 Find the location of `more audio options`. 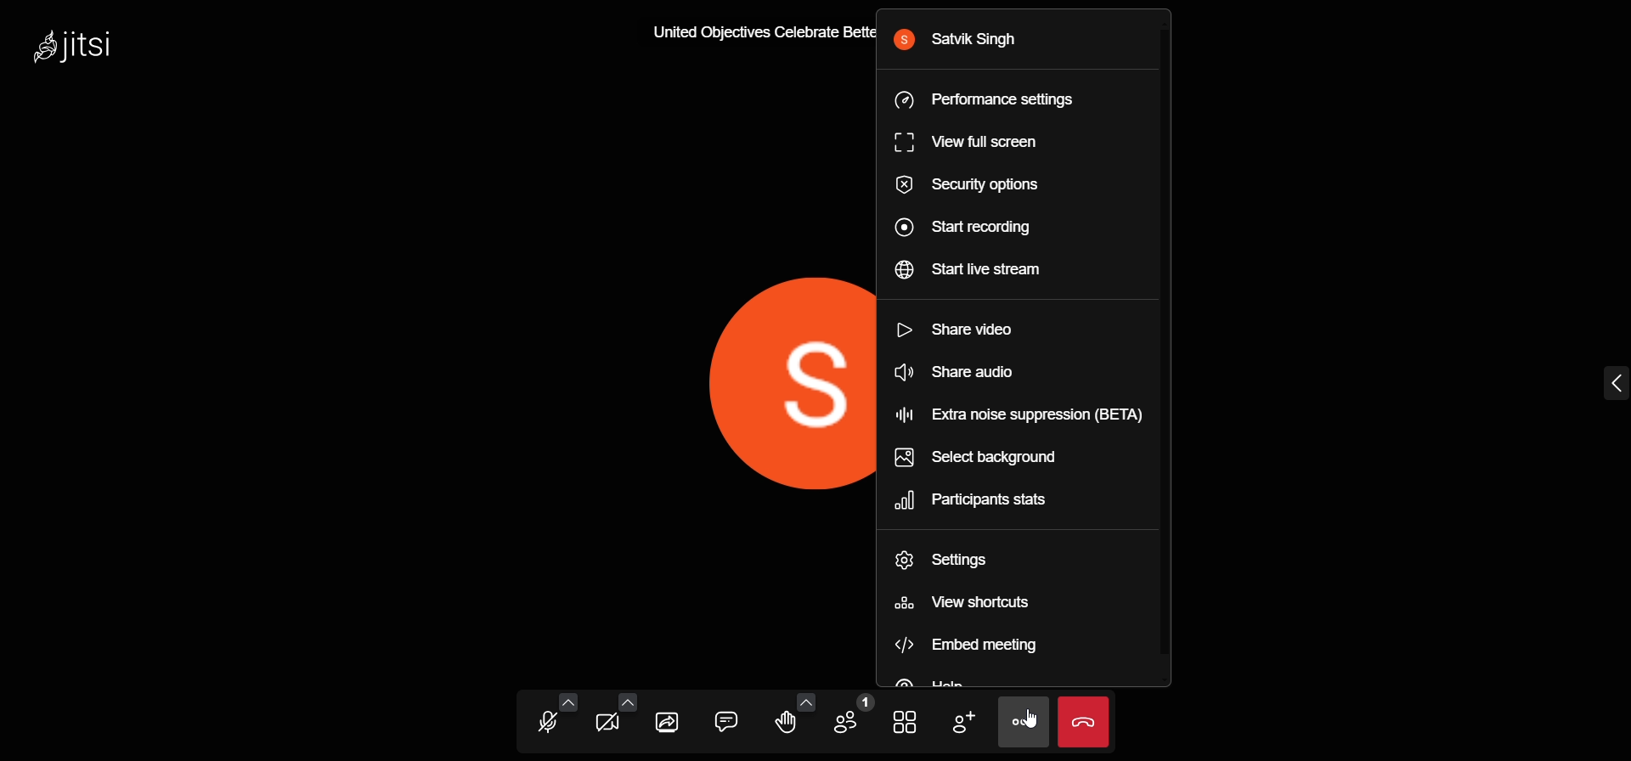

more audio options is located at coordinates (567, 700).